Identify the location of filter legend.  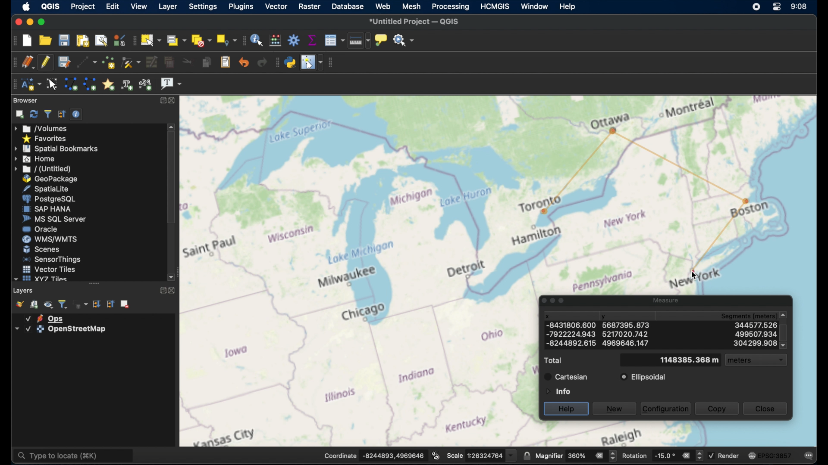
(63, 304).